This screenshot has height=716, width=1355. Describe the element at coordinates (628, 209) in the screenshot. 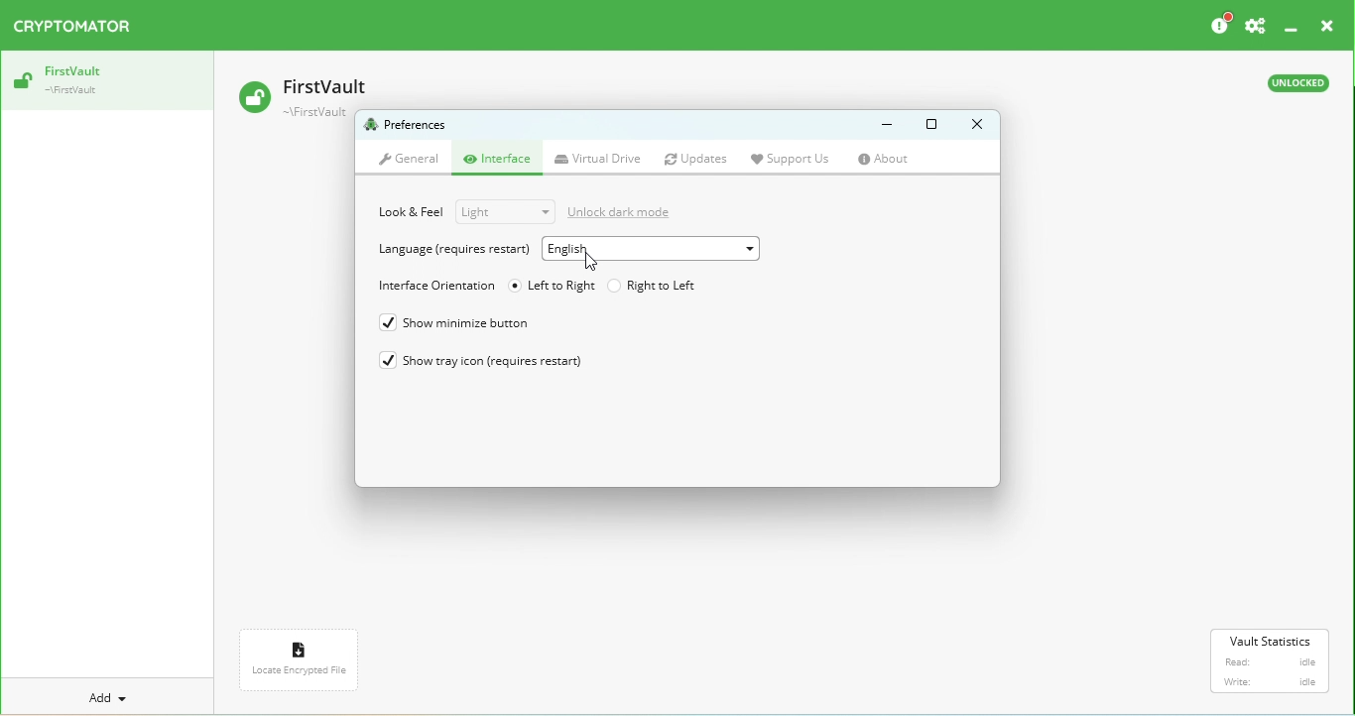

I see `Unlock dark mode` at that location.